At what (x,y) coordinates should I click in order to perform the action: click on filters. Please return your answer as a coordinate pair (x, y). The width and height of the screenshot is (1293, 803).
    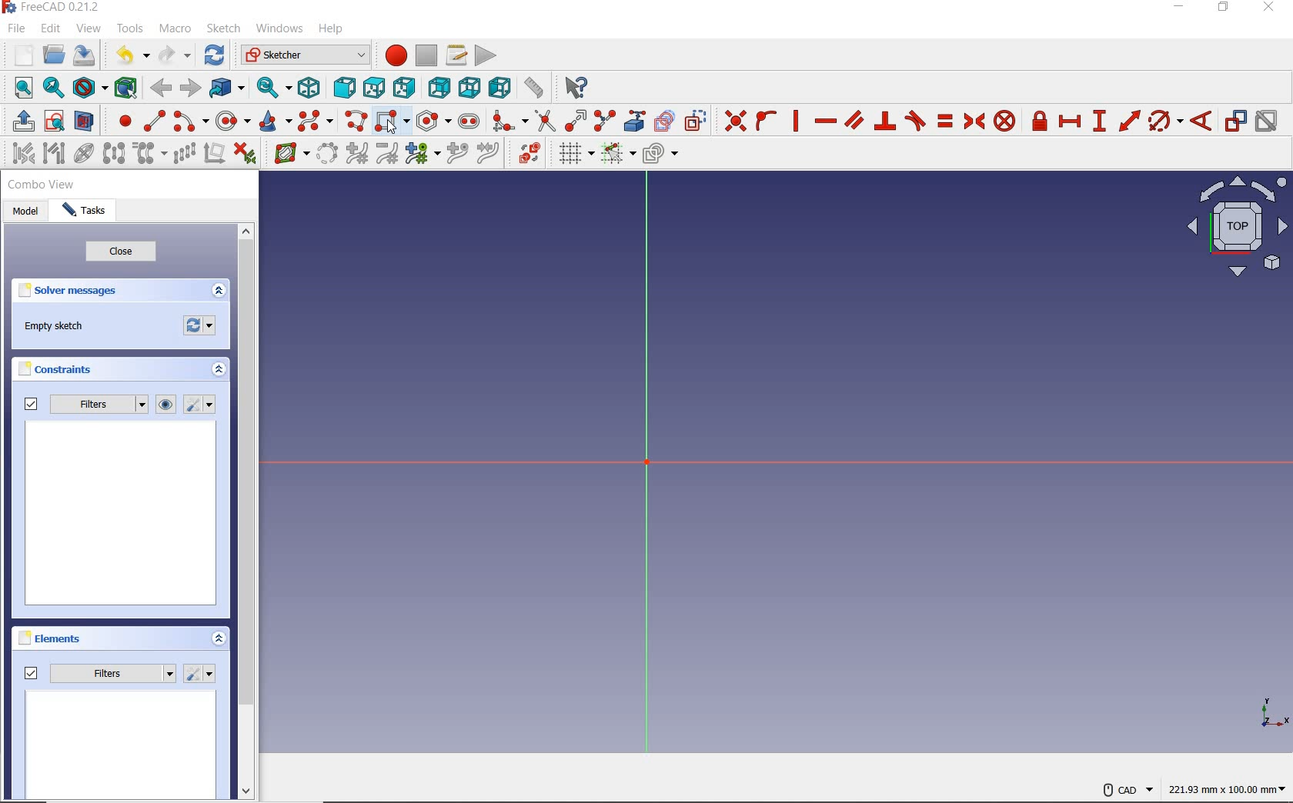
    Looking at the image, I should click on (84, 405).